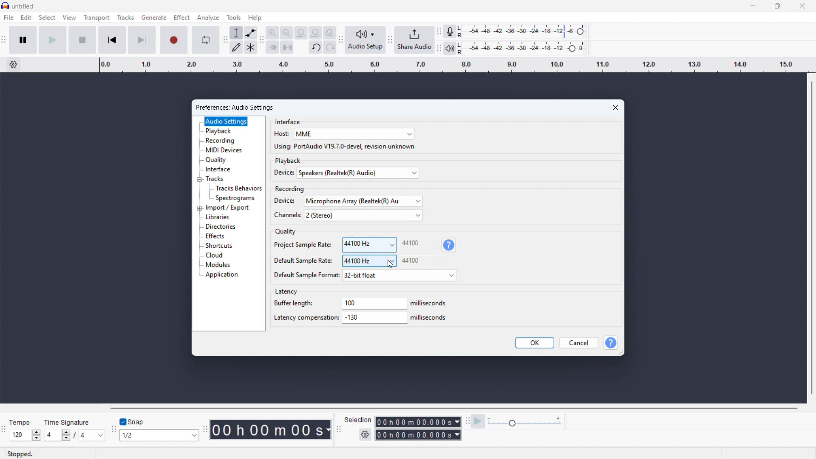 This screenshot has width=816, height=459. I want to click on transport toolbar, so click(3, 42).